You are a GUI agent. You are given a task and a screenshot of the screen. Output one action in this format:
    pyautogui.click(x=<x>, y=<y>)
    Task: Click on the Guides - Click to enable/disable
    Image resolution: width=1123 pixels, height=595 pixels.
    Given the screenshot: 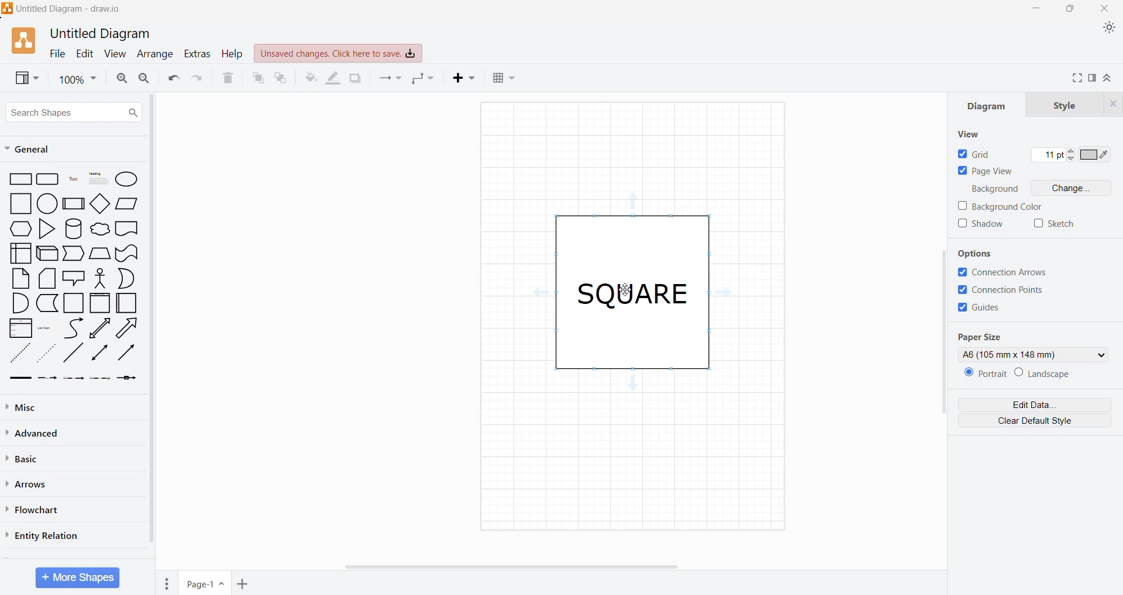 What is the action you would take?
    pyautogui.click(x=980, y=310)
    